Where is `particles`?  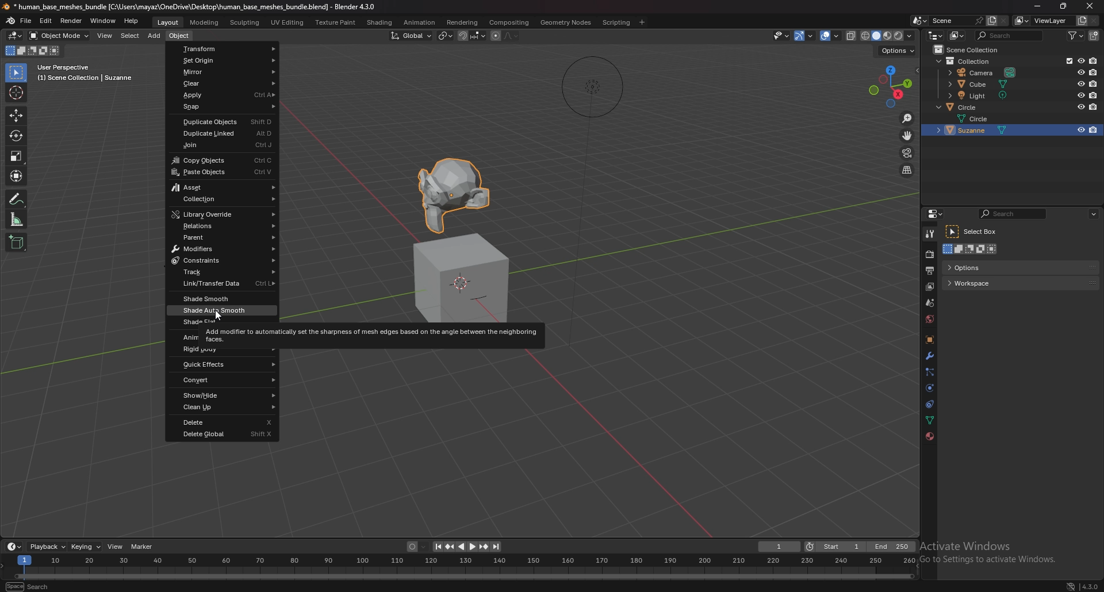 particles is located at coordinates (930, 372).